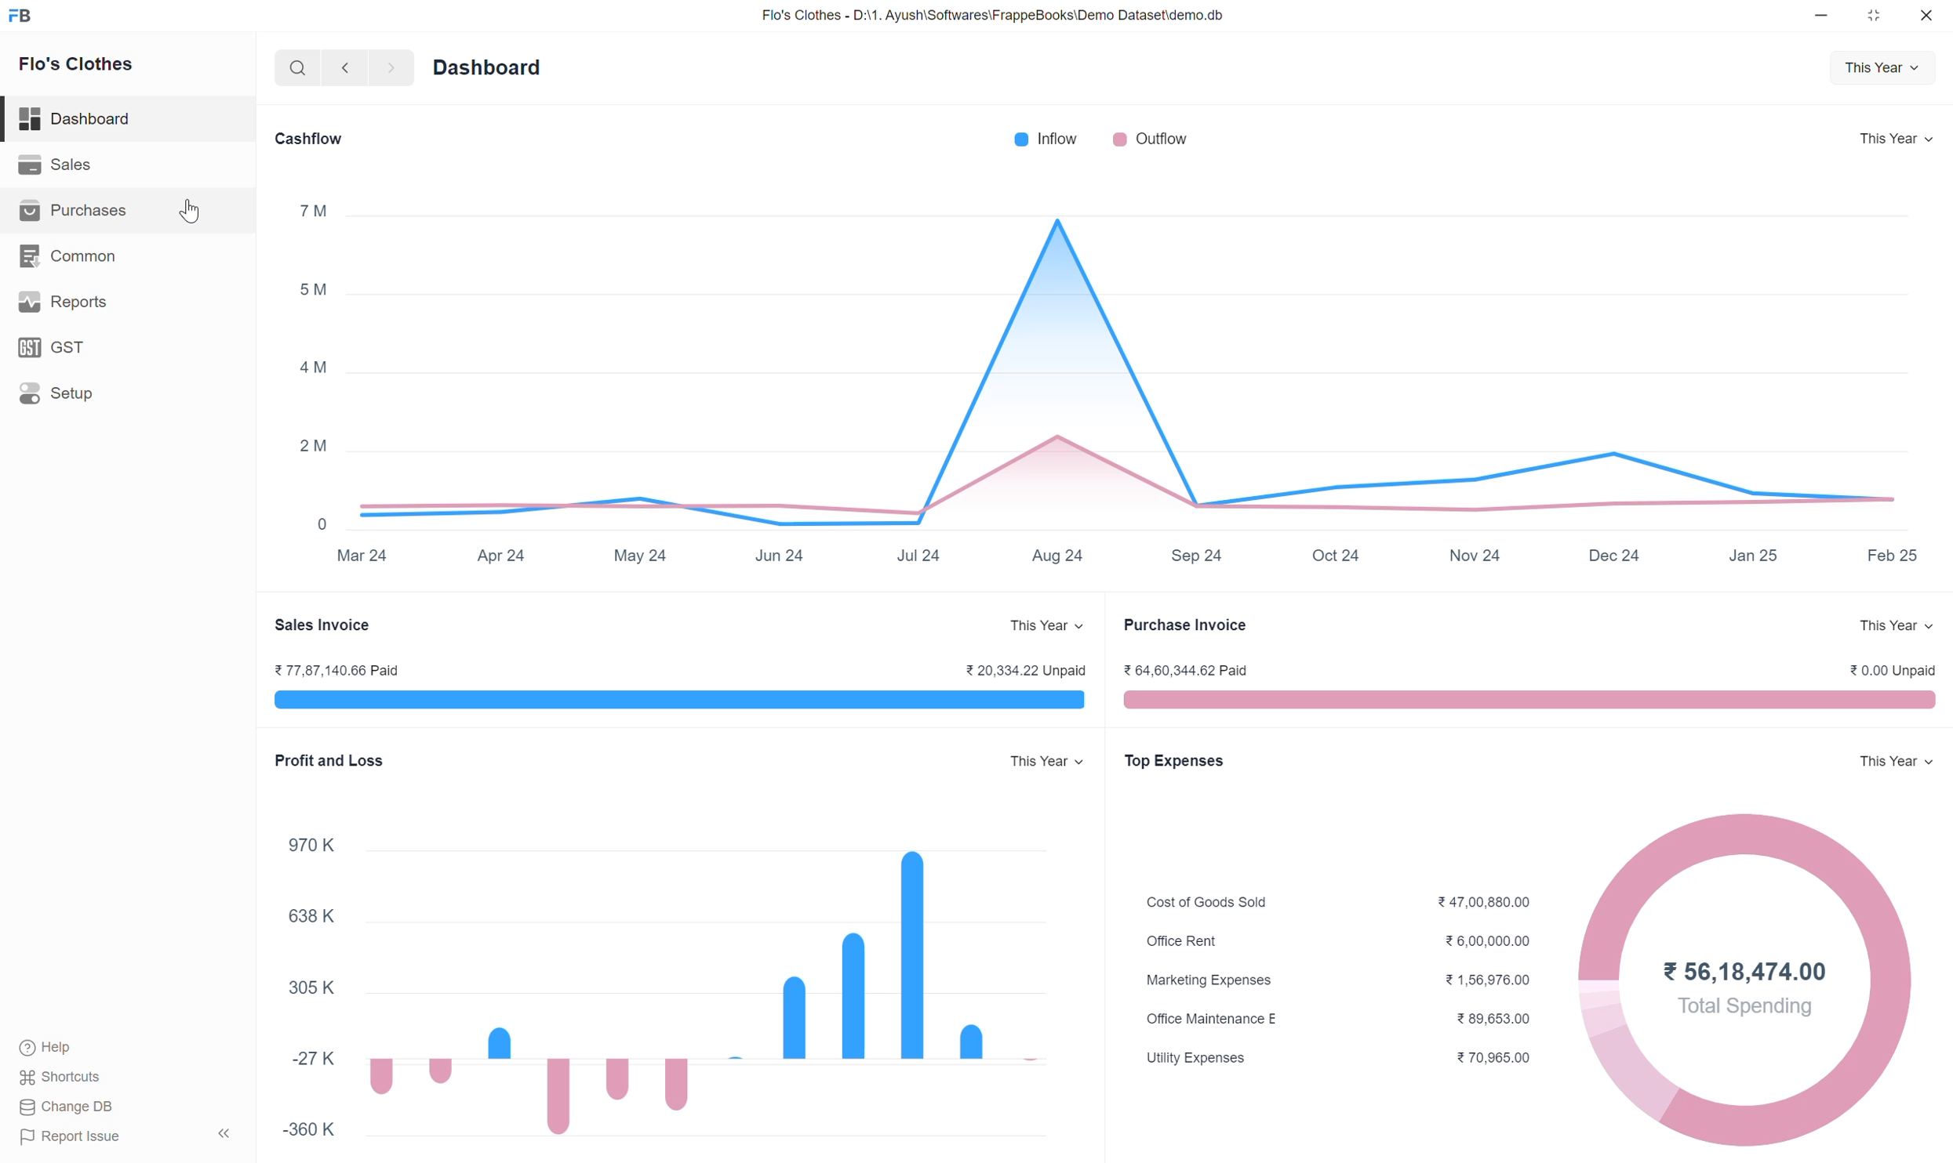  Describe the element at coordinates (127, 302) in the screenshot. I see `Reports` at that location.